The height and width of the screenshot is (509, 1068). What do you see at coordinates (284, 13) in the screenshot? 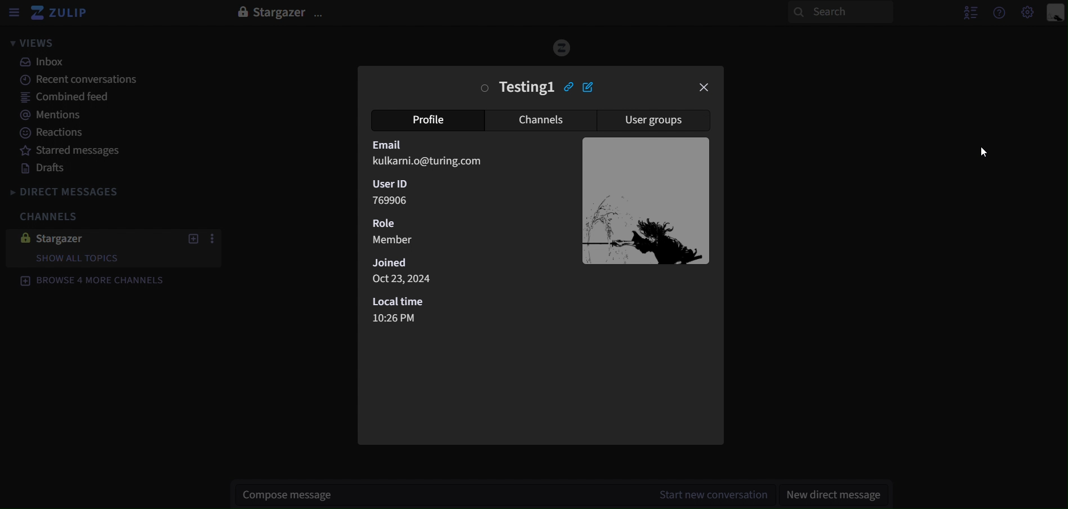
I see `stargazer` at bounding box center [284, 13].